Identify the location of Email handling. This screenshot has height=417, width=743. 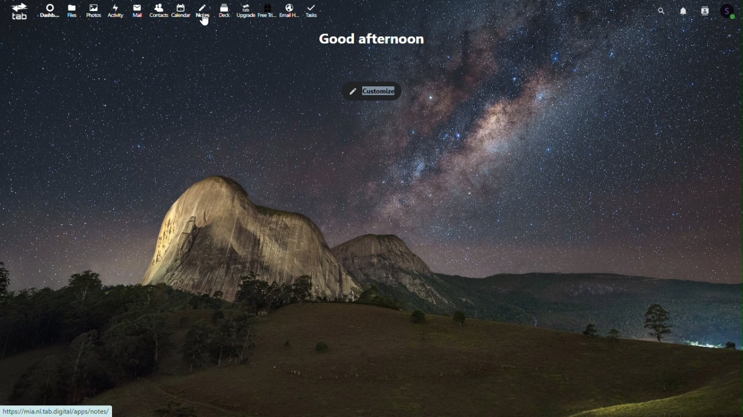
(289, 10).